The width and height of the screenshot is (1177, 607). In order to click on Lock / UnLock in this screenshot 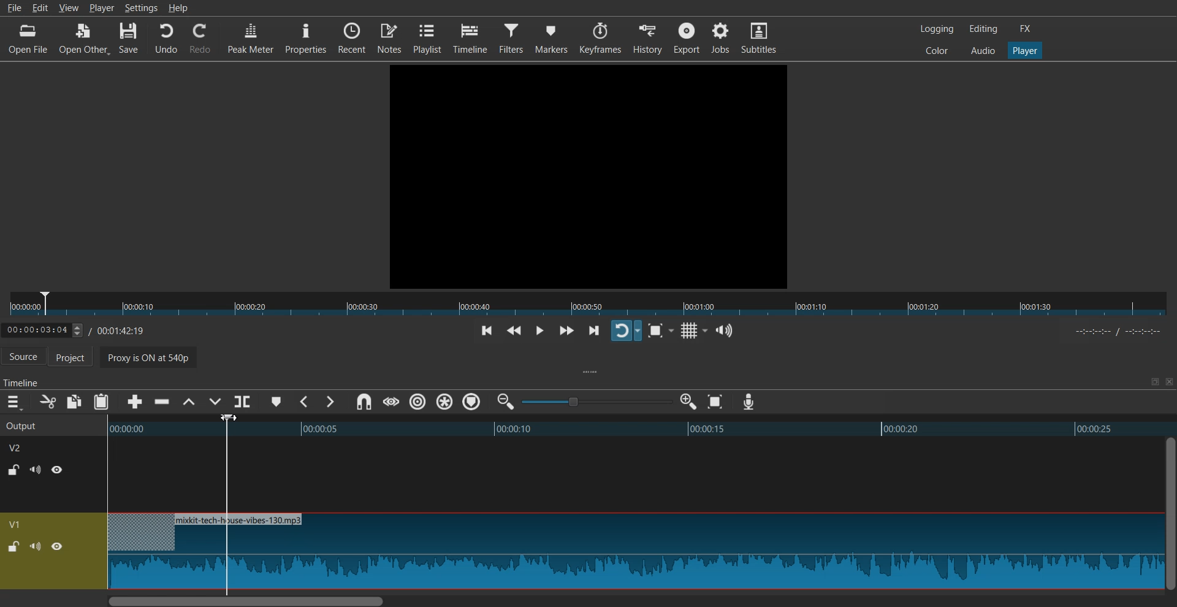, I will do `click(13, 547)`.